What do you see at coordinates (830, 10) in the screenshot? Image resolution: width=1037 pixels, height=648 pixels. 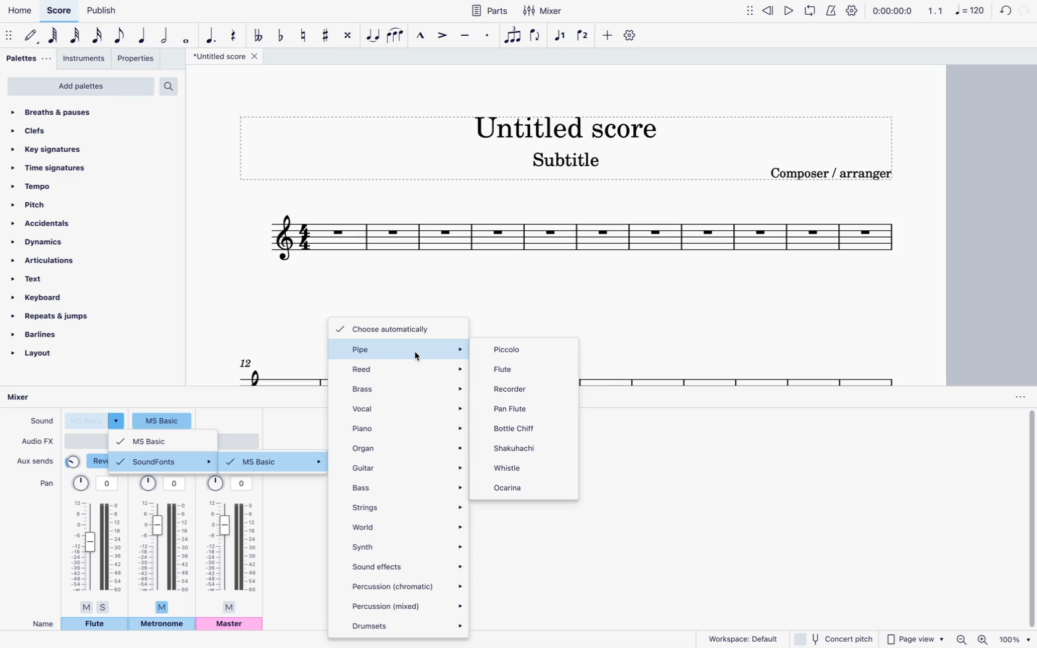 I see `metronome` at bounding box center [830, 10].